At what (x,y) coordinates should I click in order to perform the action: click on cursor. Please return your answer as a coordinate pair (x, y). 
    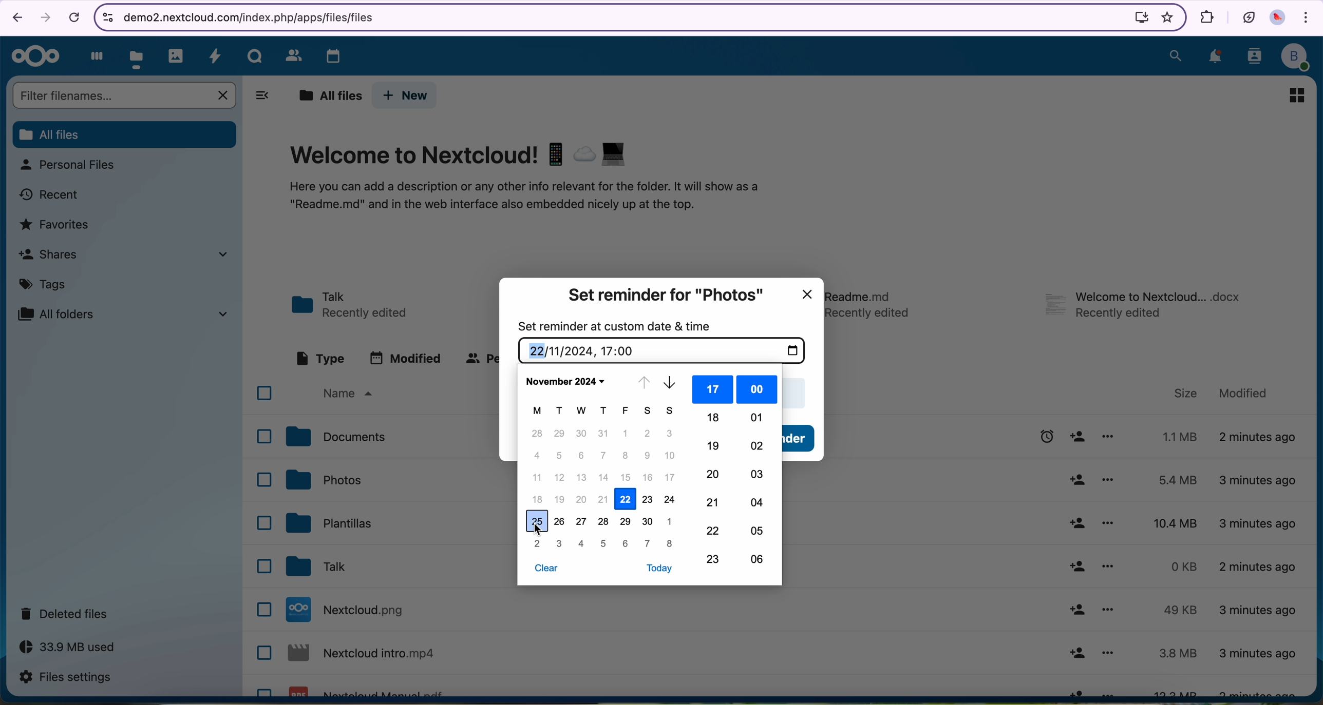
    Looking at the image, I should click on (1084, 440).